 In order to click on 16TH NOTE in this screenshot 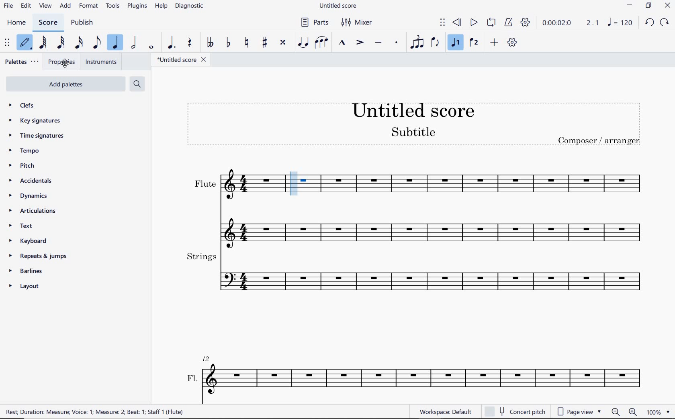, I will do `click(79, 43)`.